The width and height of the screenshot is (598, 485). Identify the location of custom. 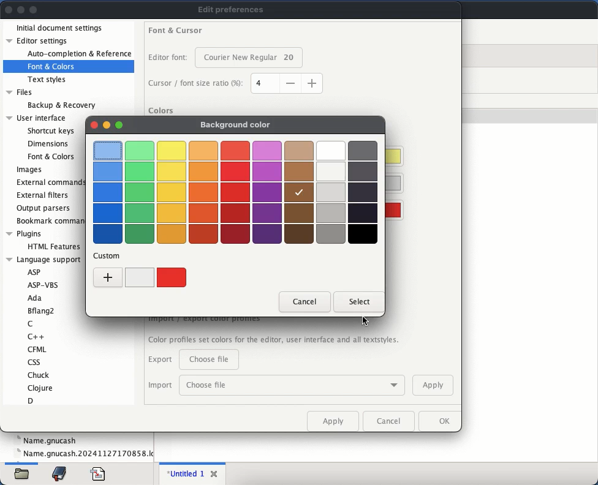
(108, 255).